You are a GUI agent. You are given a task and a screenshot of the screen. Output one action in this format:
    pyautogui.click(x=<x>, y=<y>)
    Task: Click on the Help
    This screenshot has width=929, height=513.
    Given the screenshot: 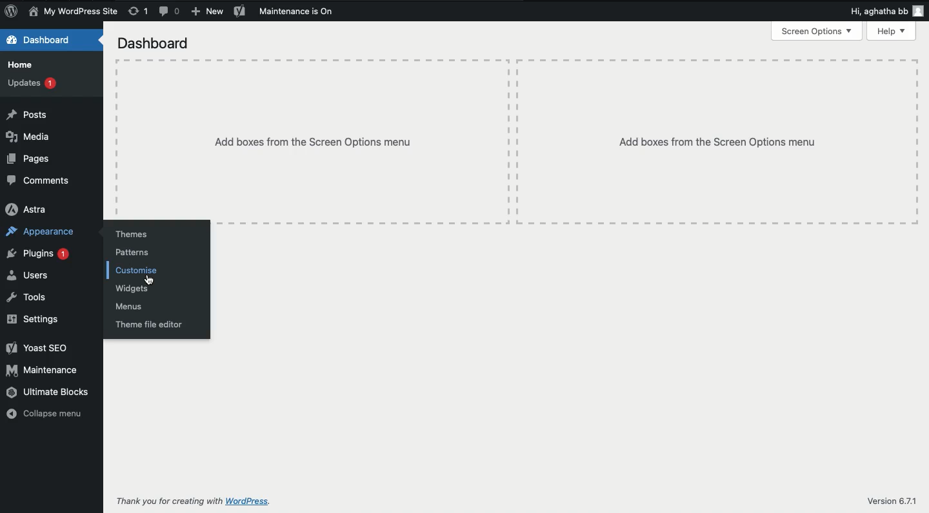 What is the action you would take?
    pyautogui.click(x=891, y=31)
    